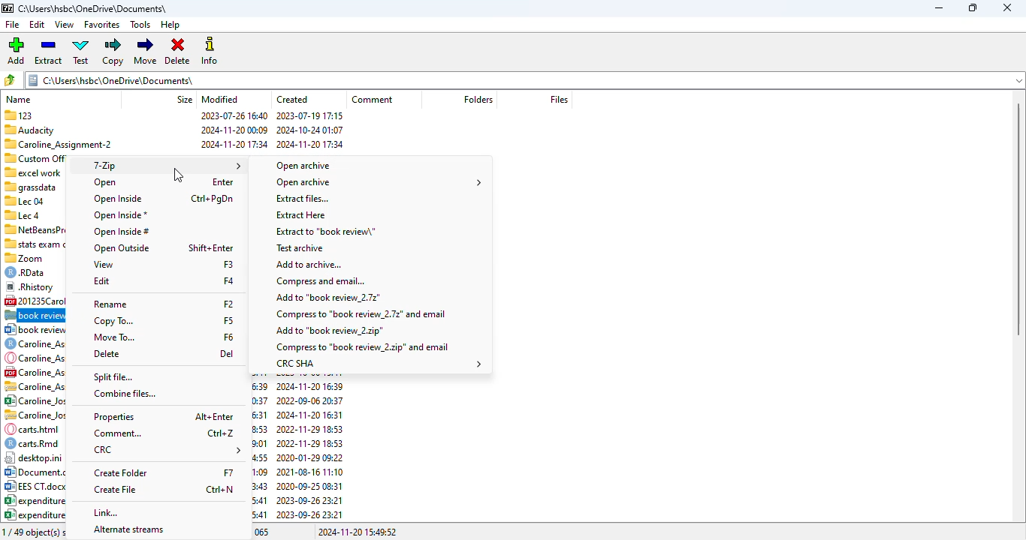  Describe the element at coordinates (95, 8) in the screenshot. I see `folder` at that location.